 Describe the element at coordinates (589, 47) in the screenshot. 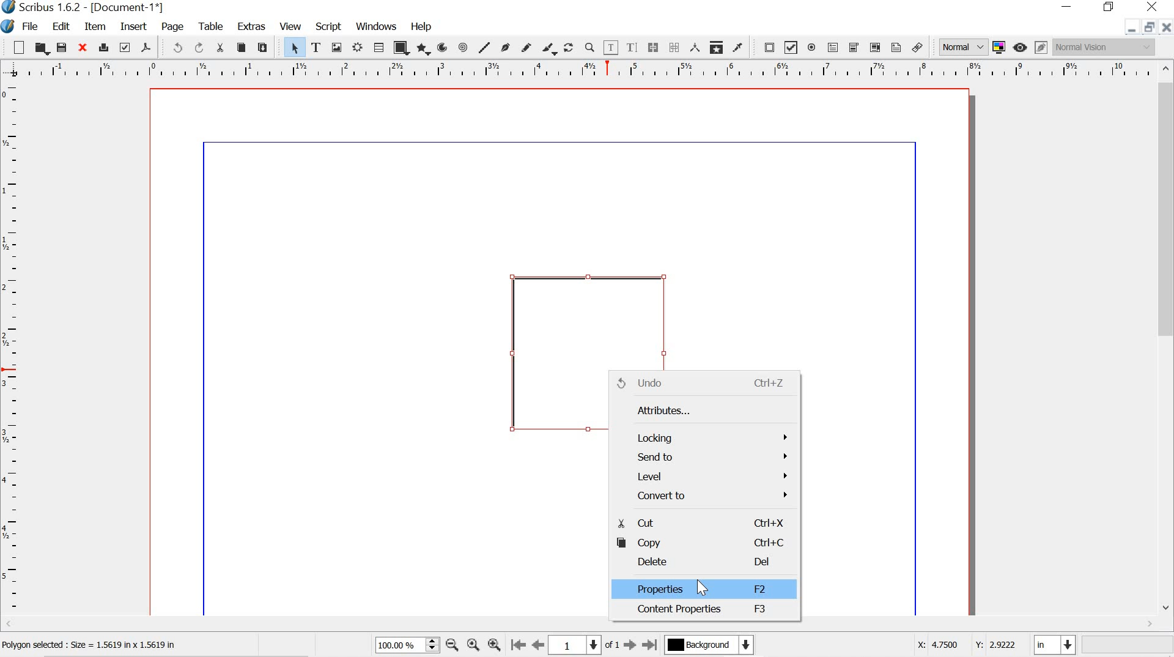

I see `zoom in or zoom out` at that location.